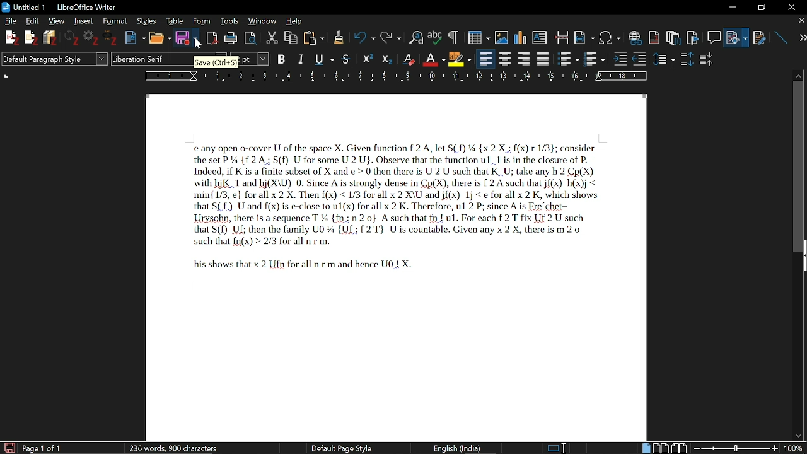 This screenshot has width=807, height=454. Describe the element at coordinates (201, 21) in the screenshot. I see `Form` at that location.